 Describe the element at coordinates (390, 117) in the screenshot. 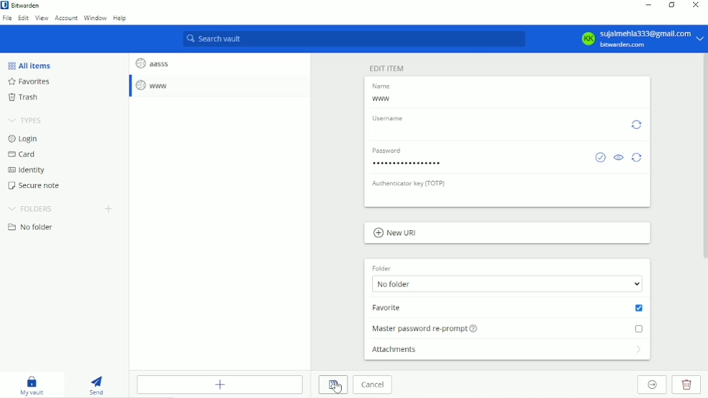

I see `Username` at that location.